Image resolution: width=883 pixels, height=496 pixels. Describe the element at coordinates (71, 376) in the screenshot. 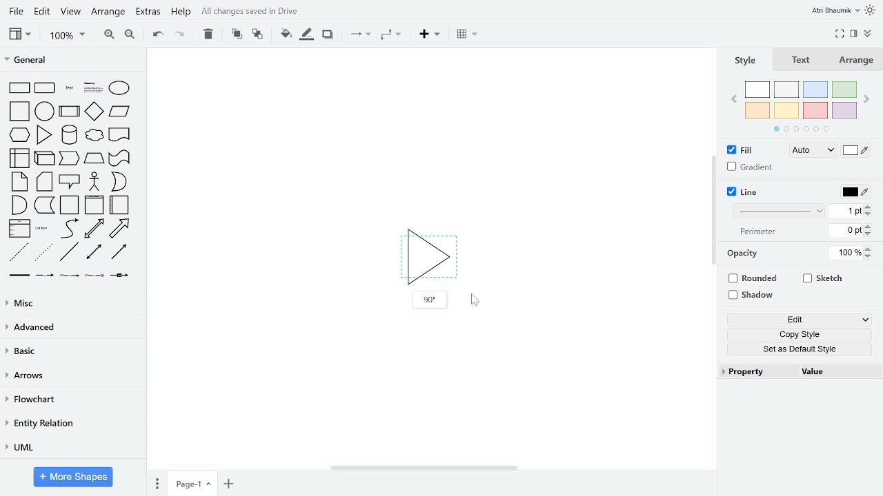

I see `arrows` at that location.